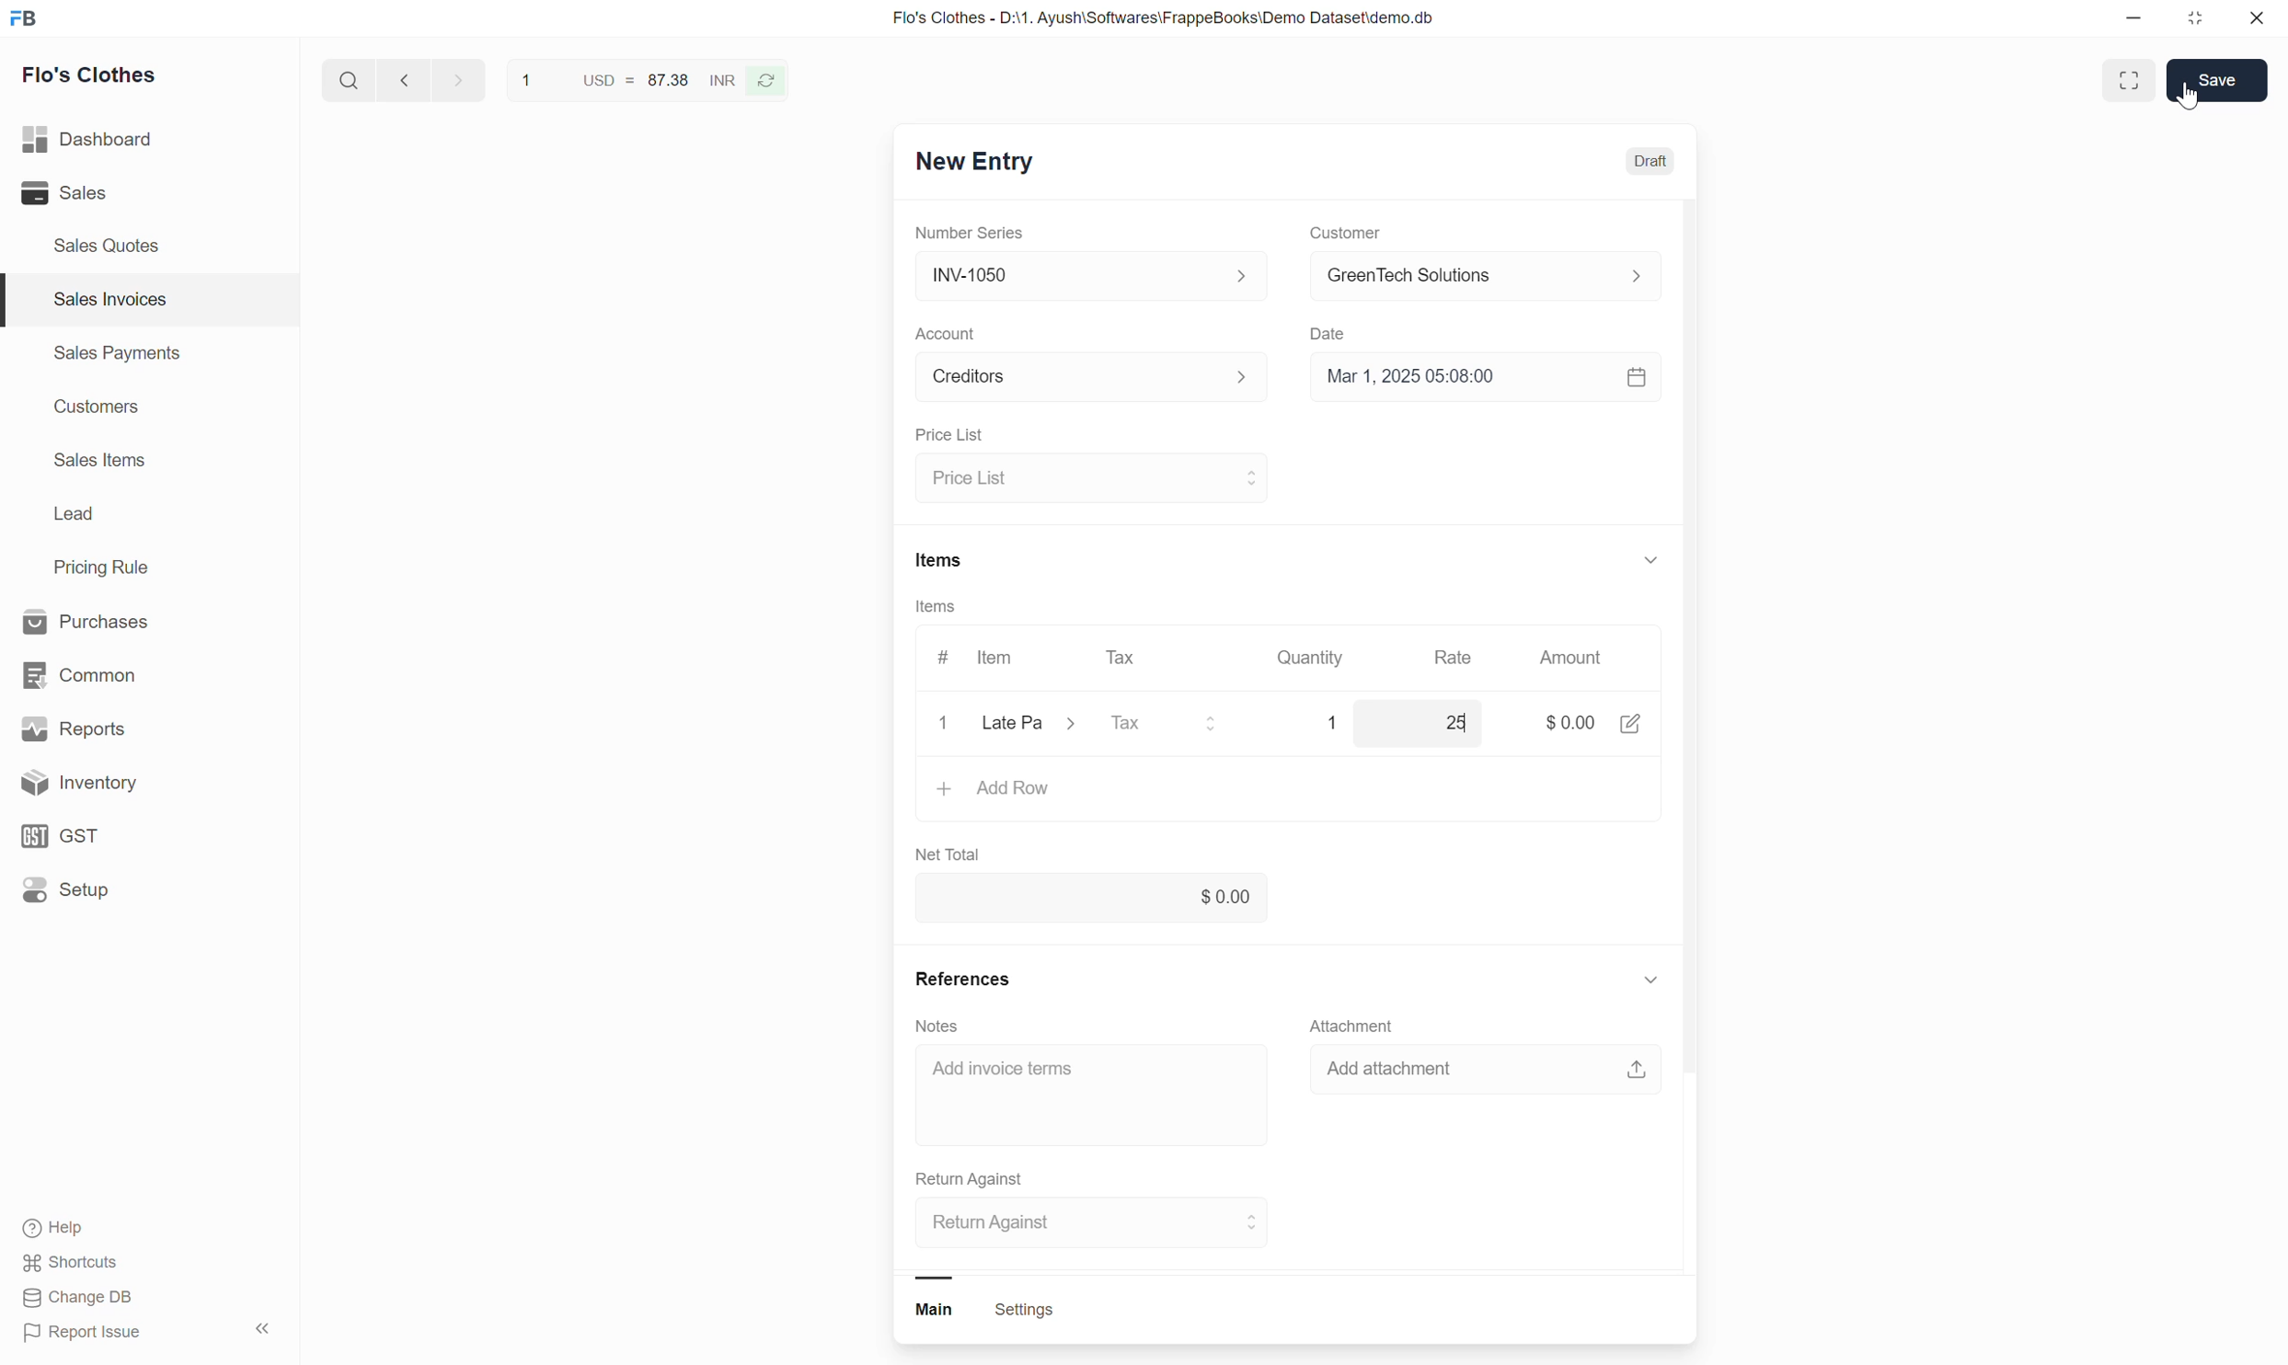 The height and width of the screenshot is (1365, 2288). What do you see at coordinates (1090, 477) in the screenshot?
I see `select price list ` at bounding box center [1090, 477].